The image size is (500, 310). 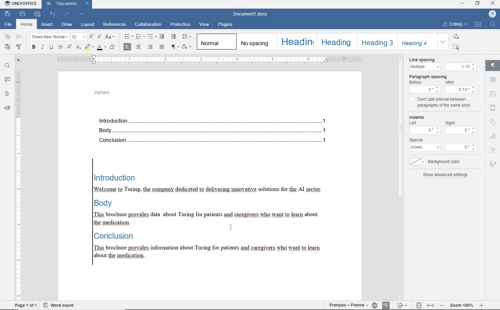 What do you see at coordinates (231, 226) in the screenshot?
I see `cursor` at bounding box center [231, 226].